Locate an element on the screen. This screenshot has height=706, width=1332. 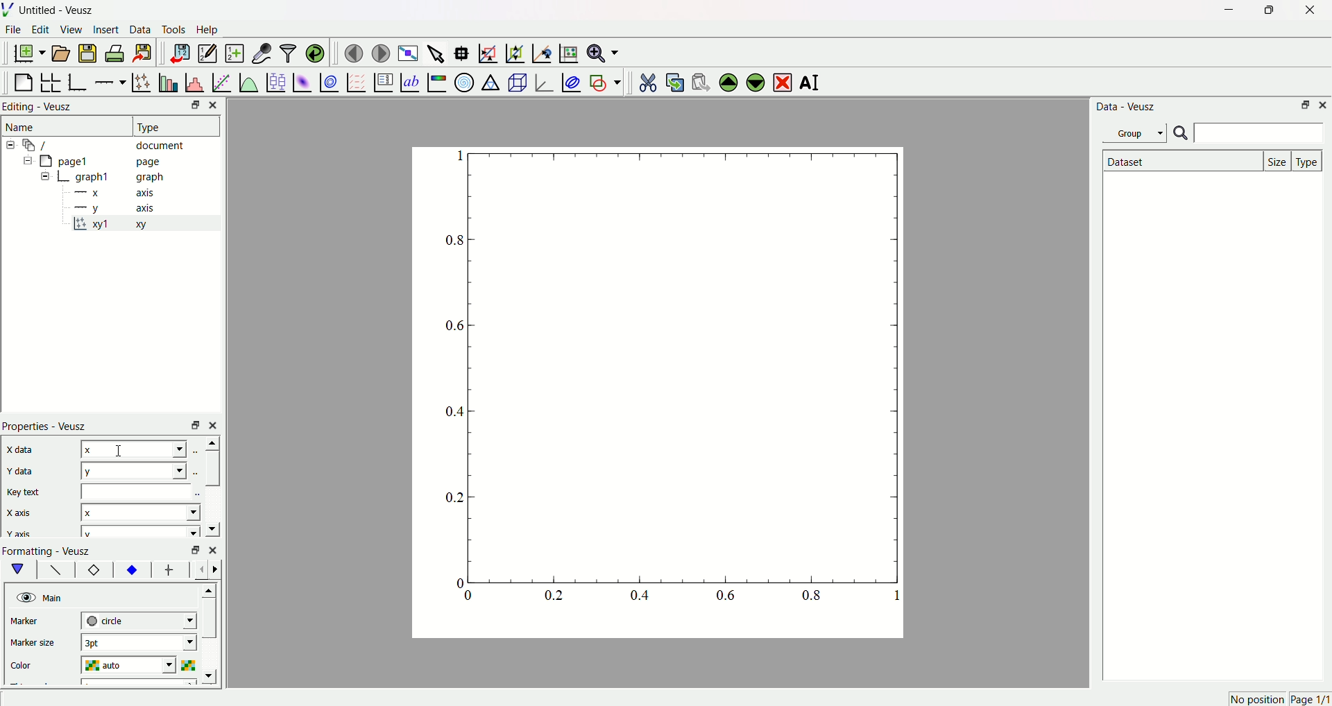
move right is located at coordinates (219, 569).